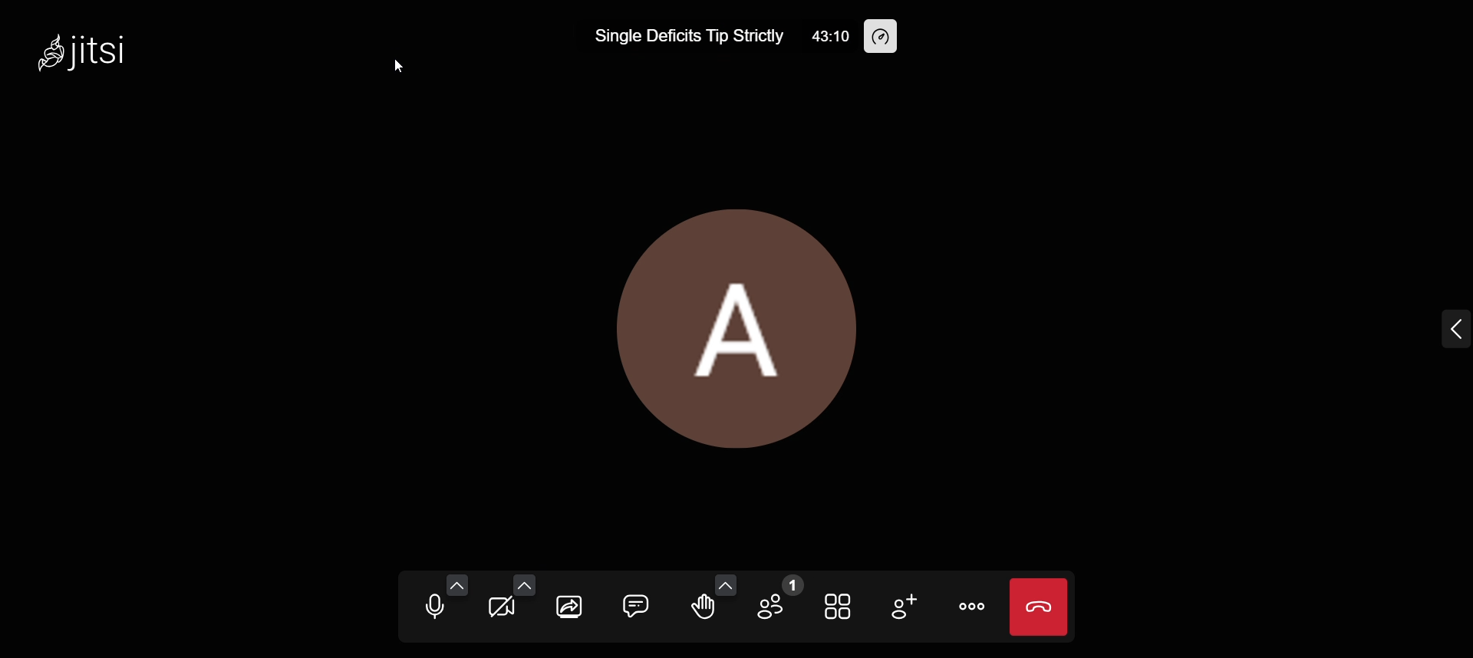  Describe the element at coordinates (433, 610) in the screenshot. I see `mute microphone` at that location.